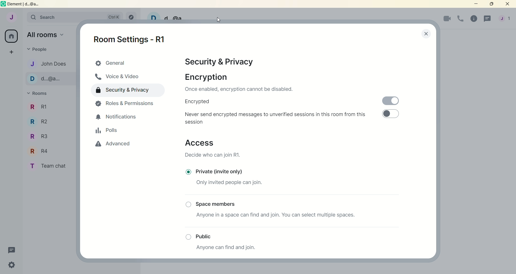  Describe the element at coordinates (43, 138) in the screenshot. I see `R R3` at that location.